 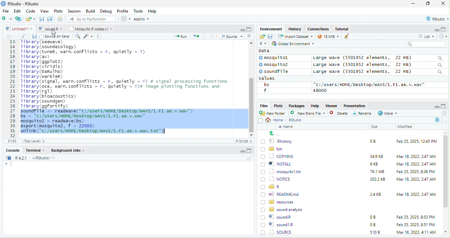 I want to click on brush, so click(x=250, y=158).